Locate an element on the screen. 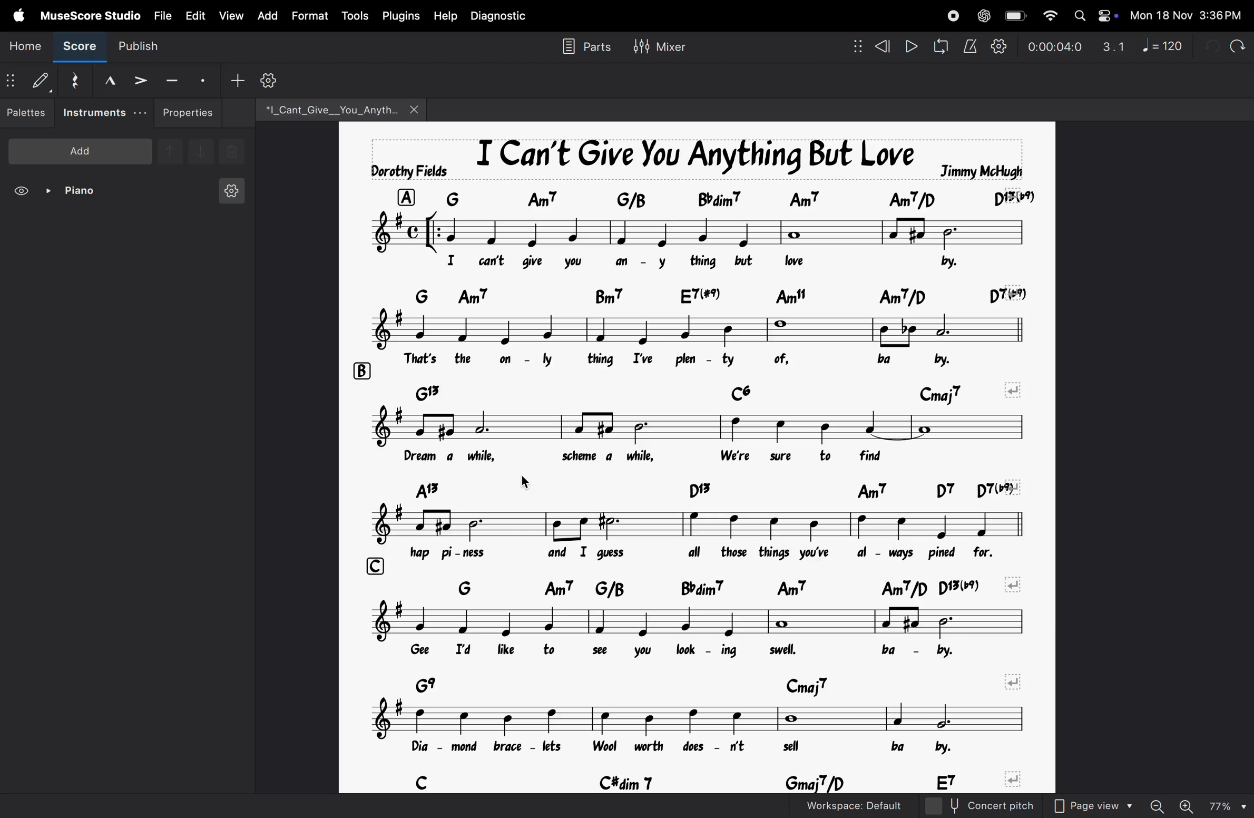 The image size is (1254, 818). help is located at coordinates (444, 15).